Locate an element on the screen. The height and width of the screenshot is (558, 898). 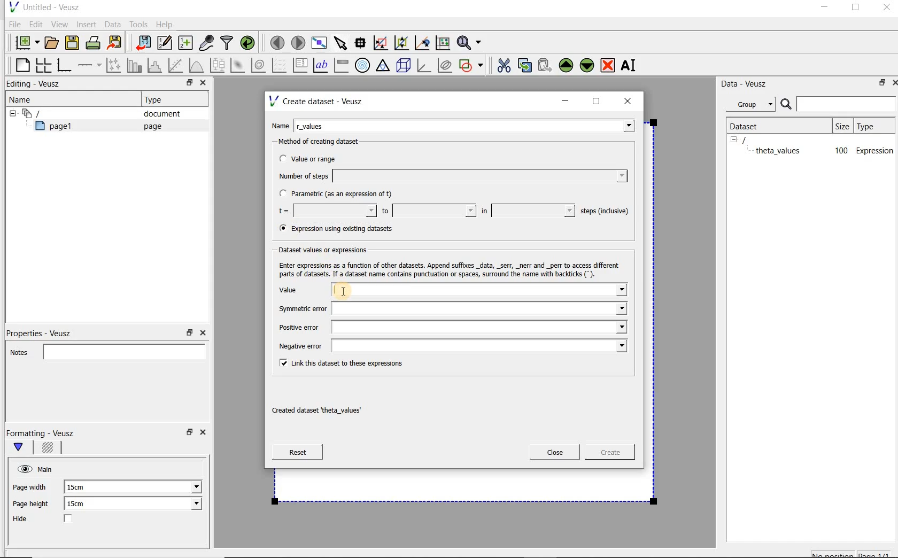
Formatting - Veusz is located at coordinates (42, 433).